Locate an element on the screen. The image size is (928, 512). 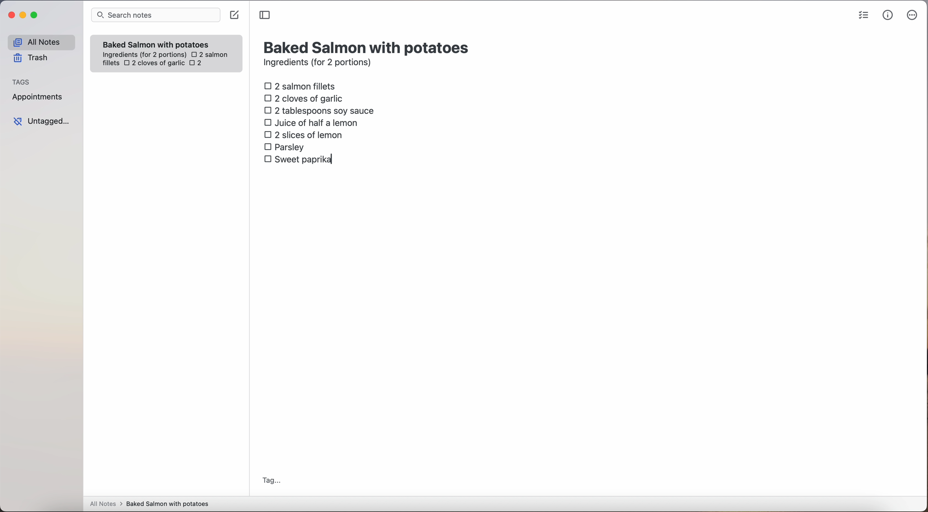
close Simplenote is located at coordinates (10, 15).